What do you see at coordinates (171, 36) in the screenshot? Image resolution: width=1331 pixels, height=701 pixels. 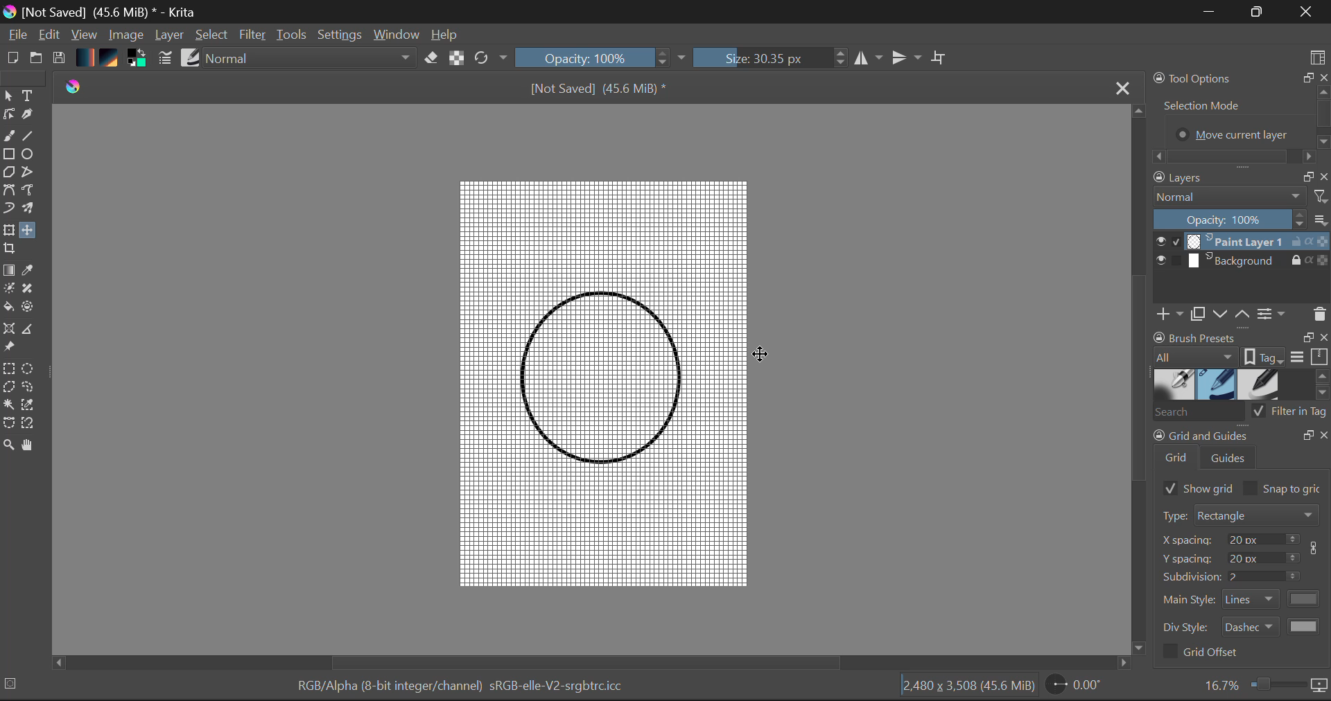 I see `Layer` at bounding box center [171, 36].